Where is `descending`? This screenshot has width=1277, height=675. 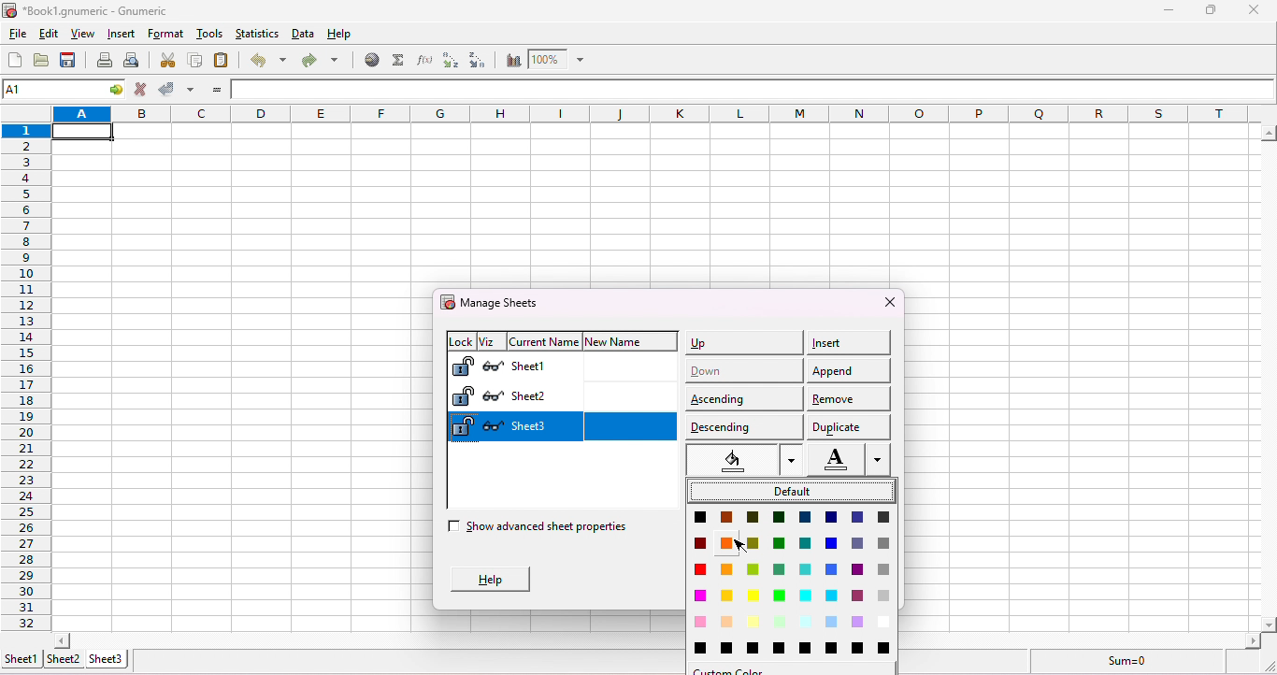
descending is located at coordinates (742, 424).